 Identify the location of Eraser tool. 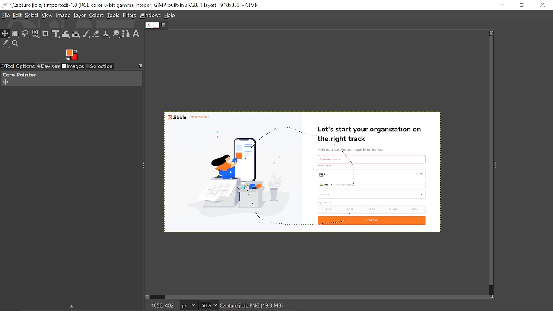
(96, 35).